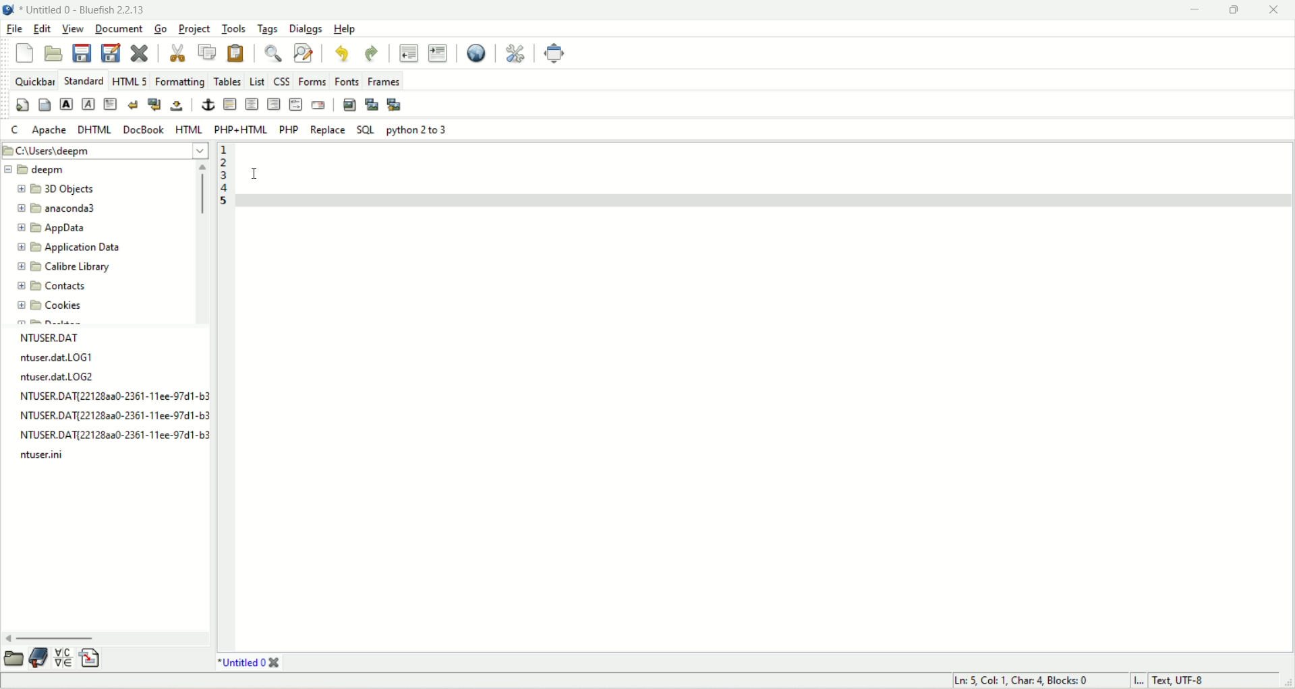  I want to click on redo, so click(369, 51).